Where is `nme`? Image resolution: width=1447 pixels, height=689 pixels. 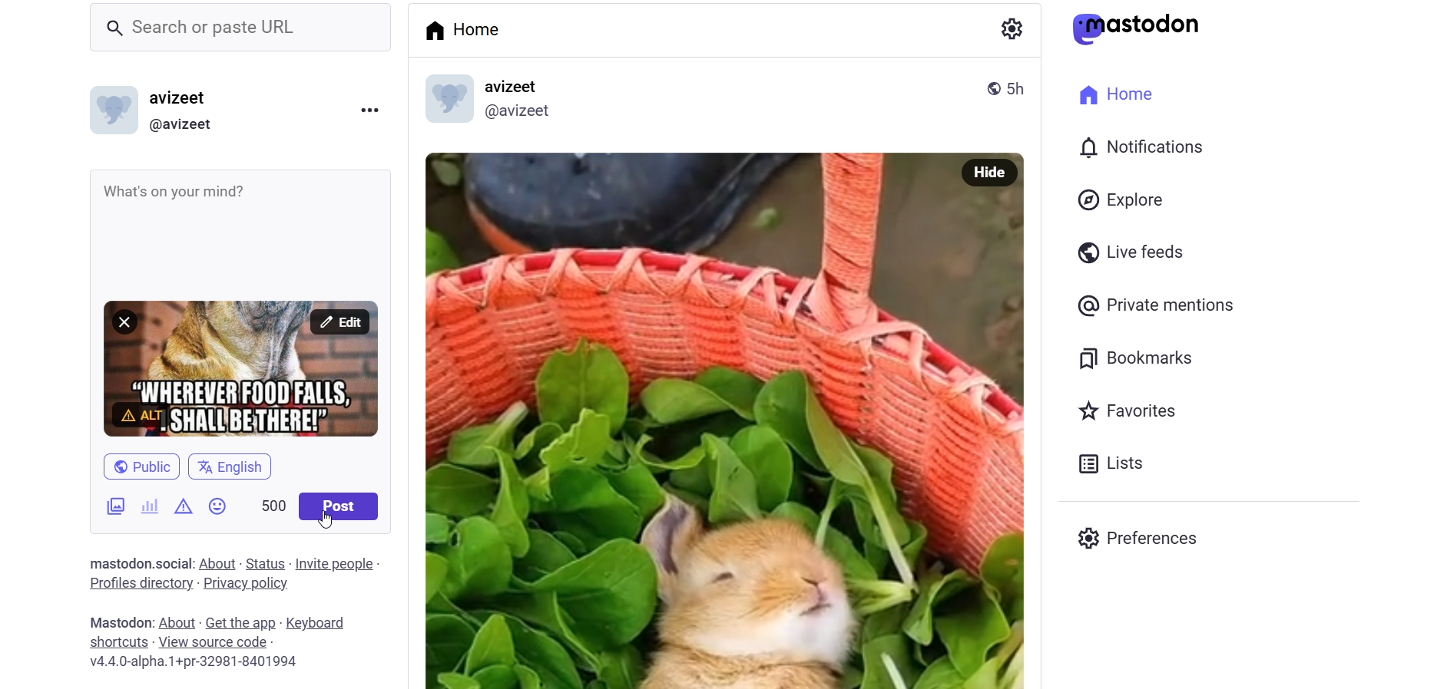
nme is located at coordinates (184, 97).